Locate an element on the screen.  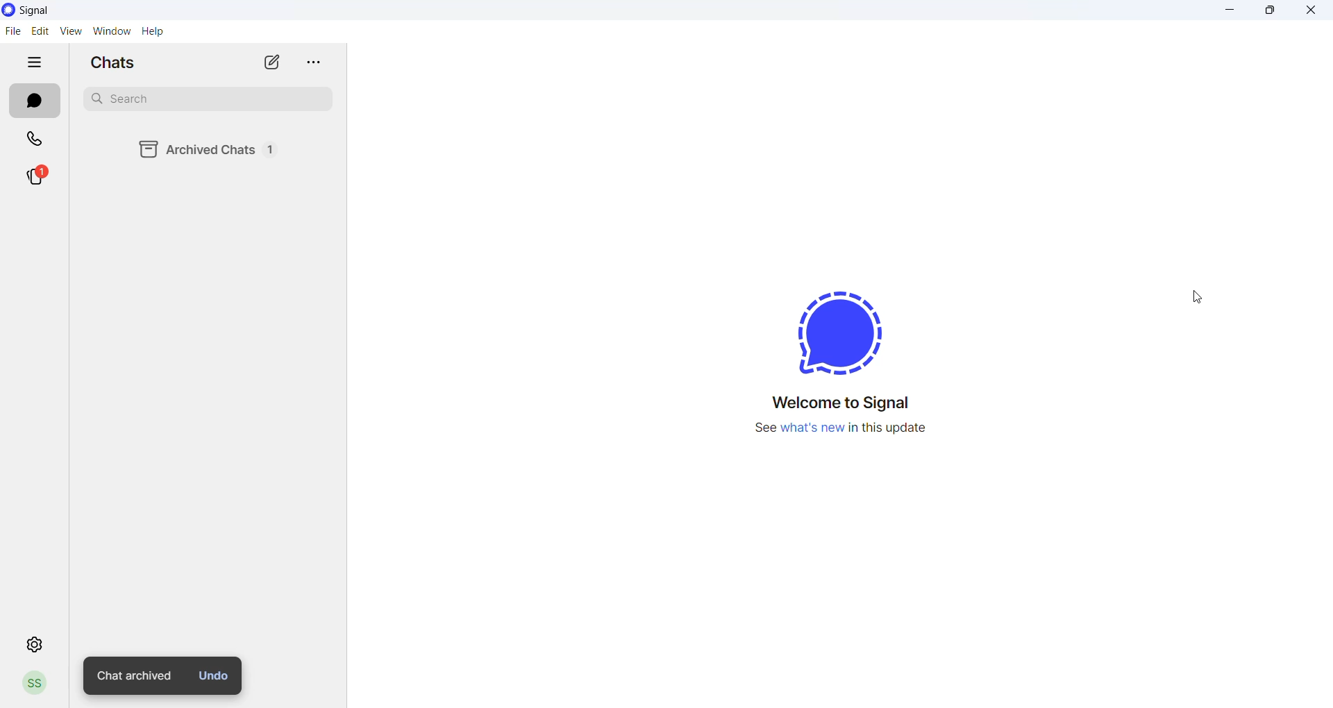
archived chats is located at coordinates (220, 149).